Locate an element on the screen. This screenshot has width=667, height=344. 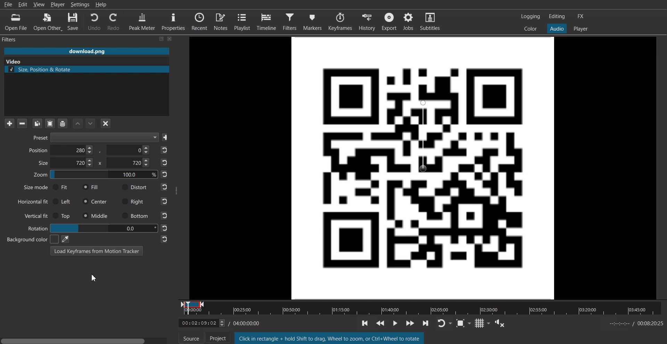
Timeline is located at coordinates (198, 323).